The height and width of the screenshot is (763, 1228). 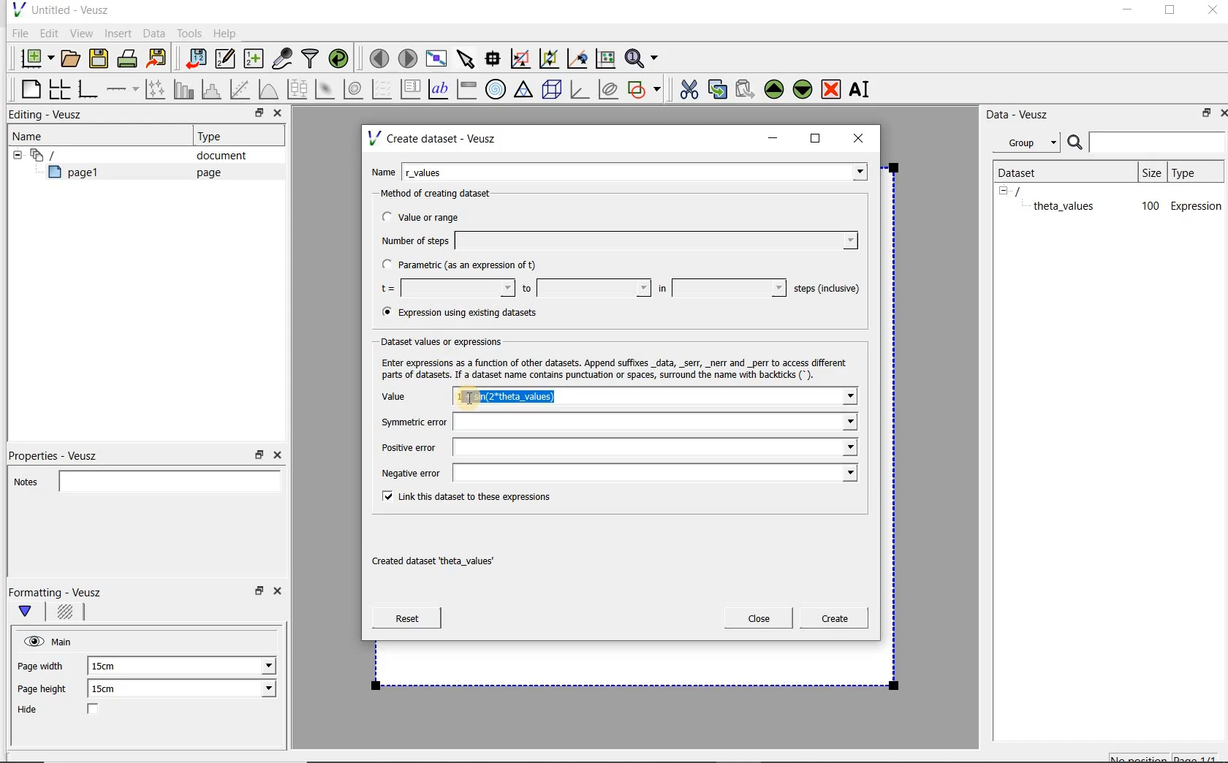 I want to click on close, so click(x=863, y=137).